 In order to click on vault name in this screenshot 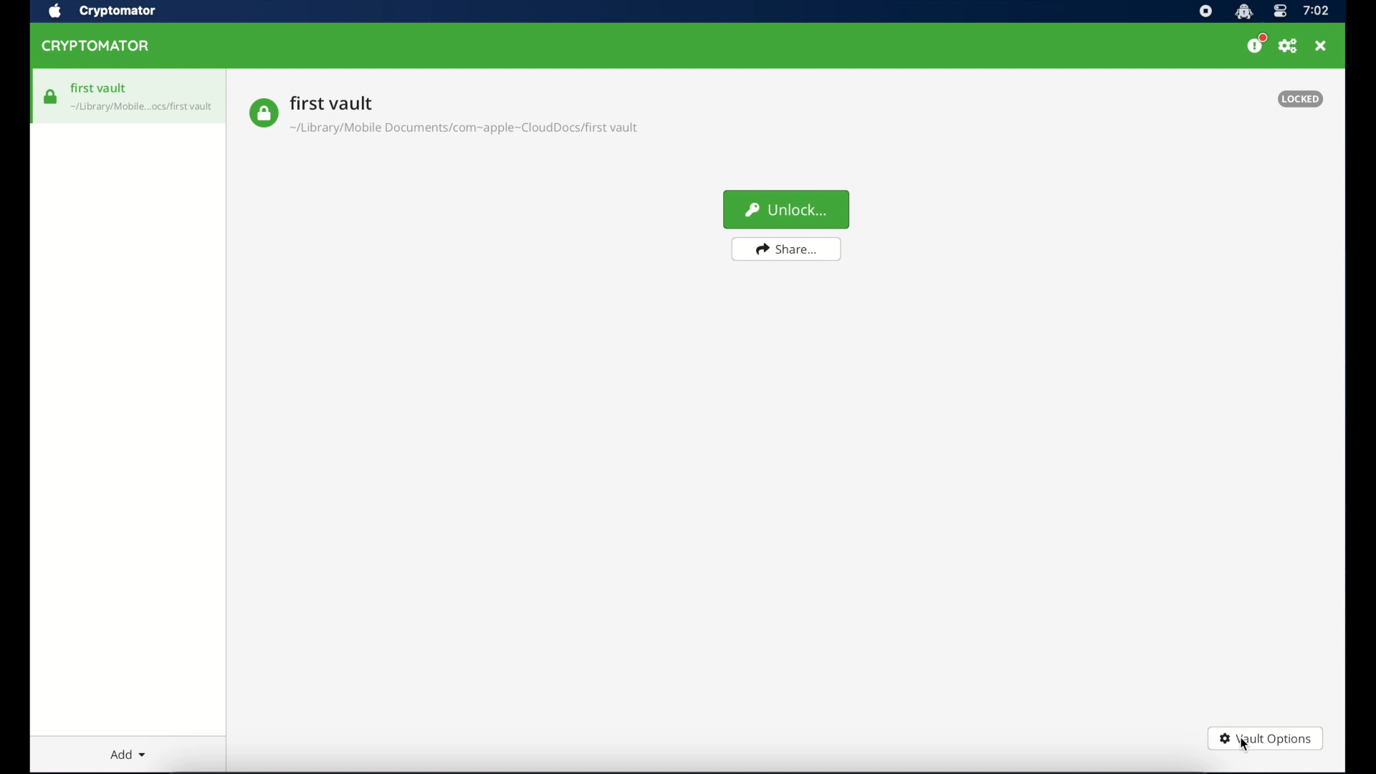, I will do `click(332, 102)`.